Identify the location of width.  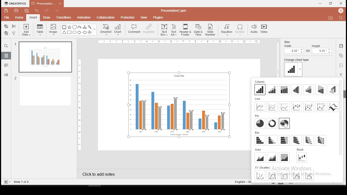
(293, 49).